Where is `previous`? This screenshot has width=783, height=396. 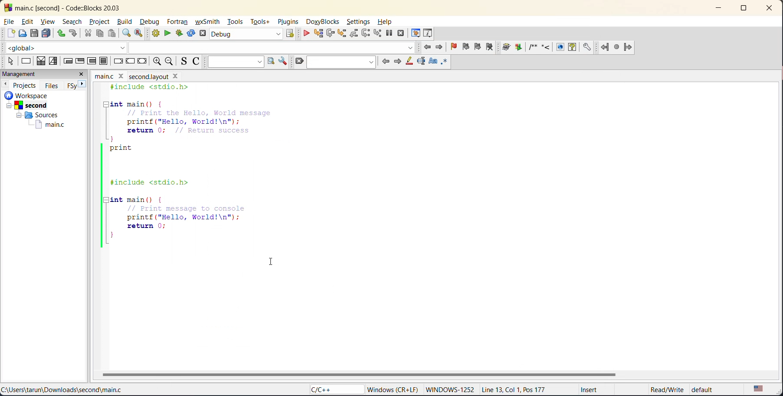 previous is located at coordinates (5, 84).